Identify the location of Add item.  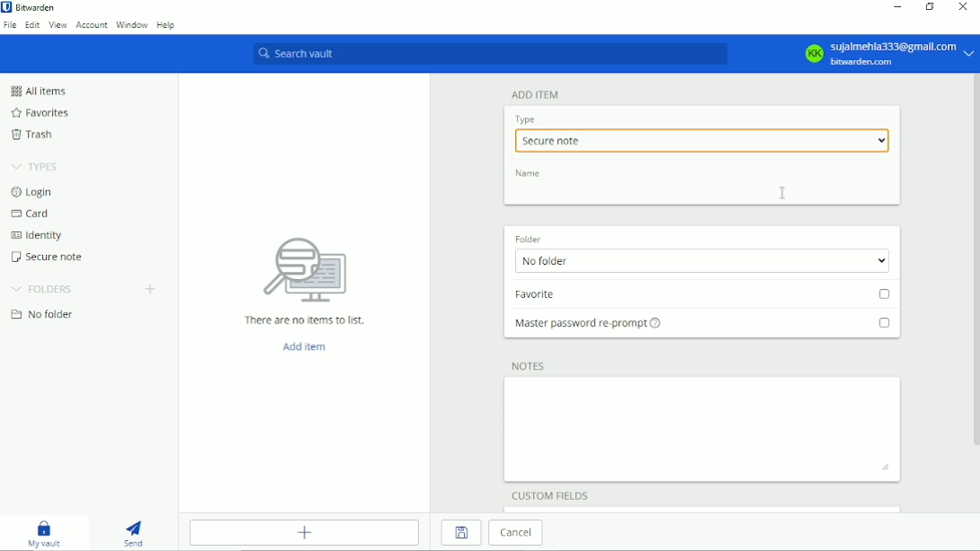
(302, 345).